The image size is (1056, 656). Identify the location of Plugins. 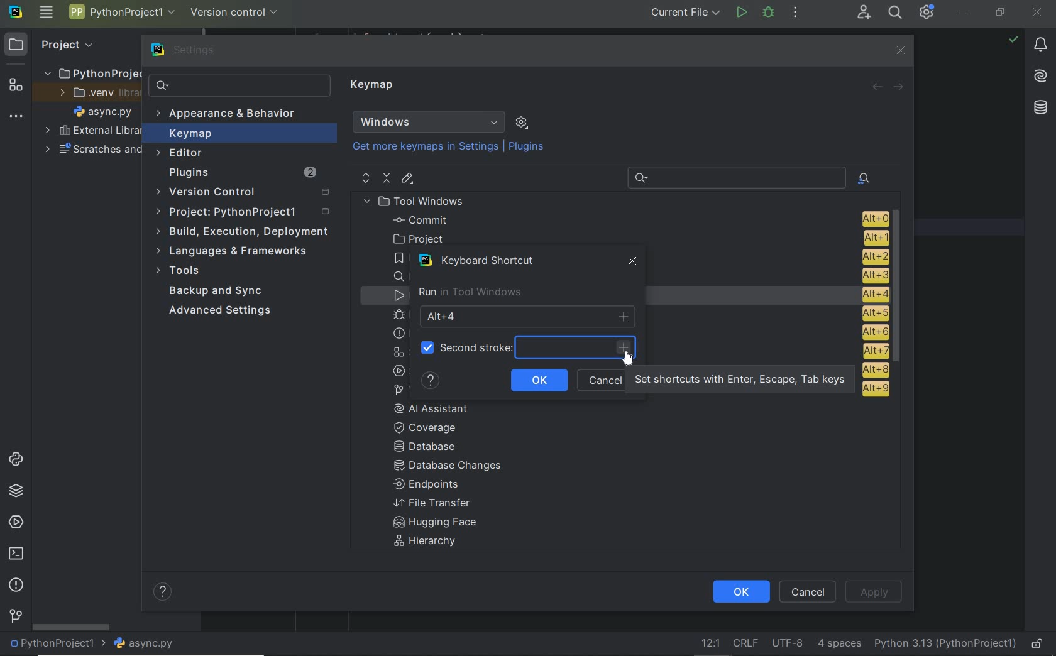
(241, 173).